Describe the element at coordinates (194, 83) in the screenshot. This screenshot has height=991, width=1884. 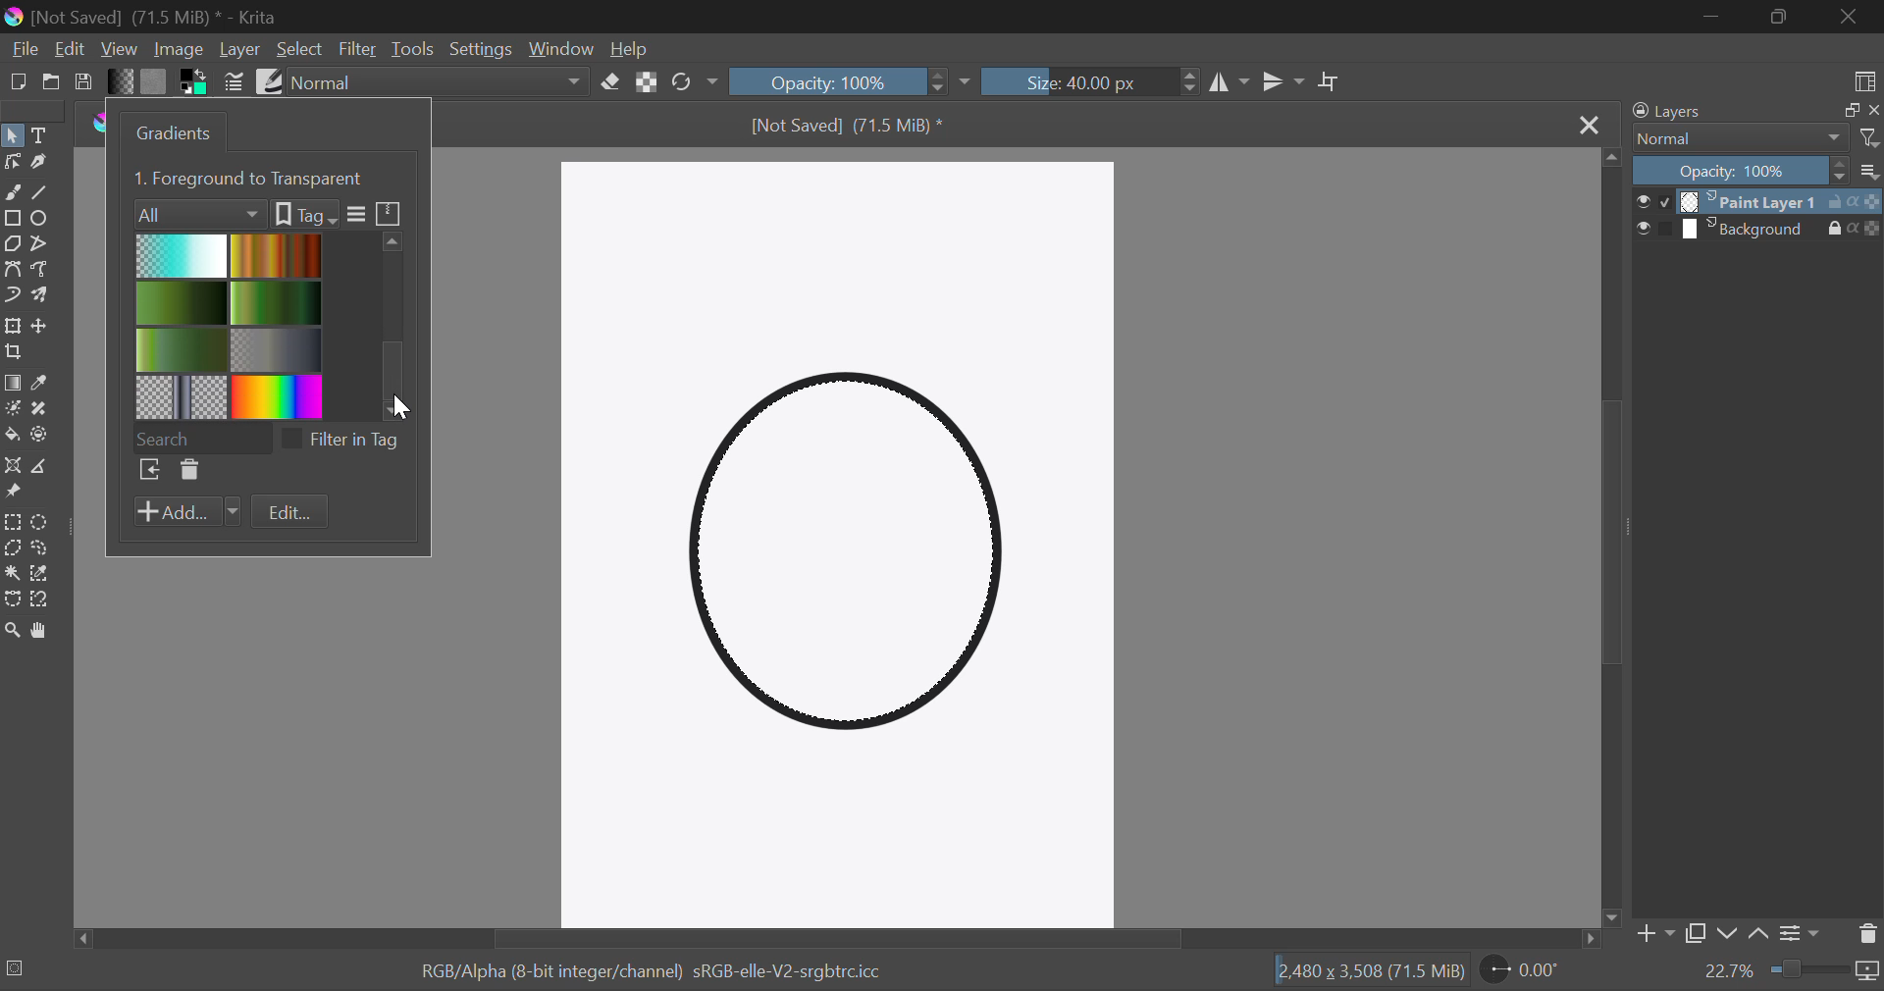
I see `Colors in use` at that location.